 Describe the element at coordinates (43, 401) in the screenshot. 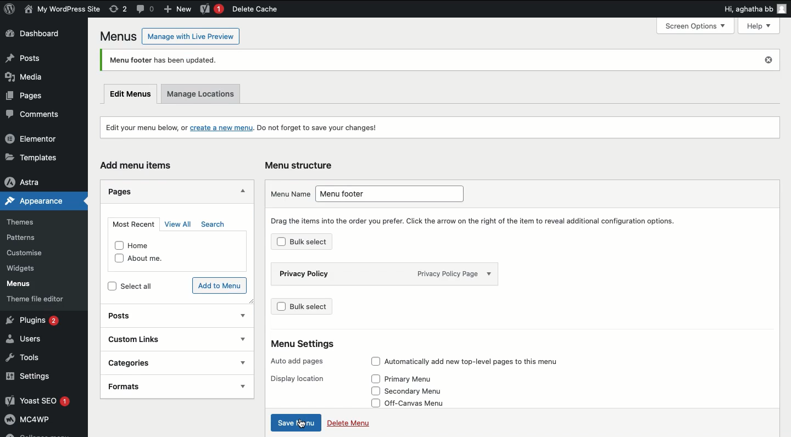

I see ` Yoast SEO ` at that location.